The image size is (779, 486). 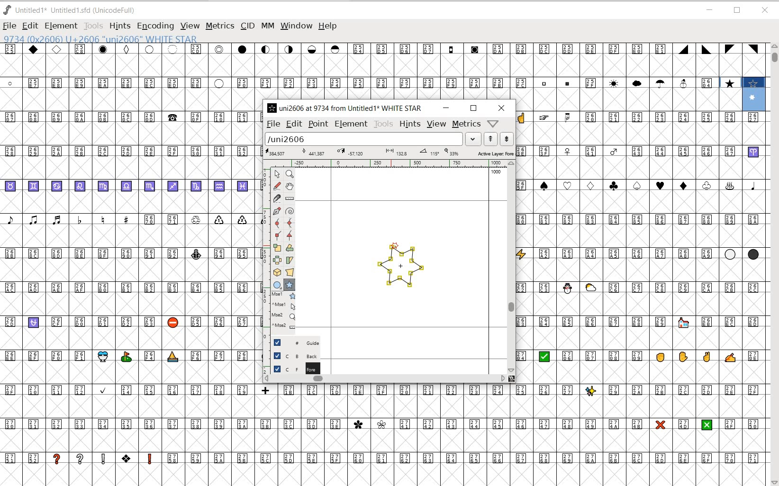 What do you see at coordinates (399, 270) in the screenshot?
I see `a star shape glyph creation` at bounding box center [399, 270].